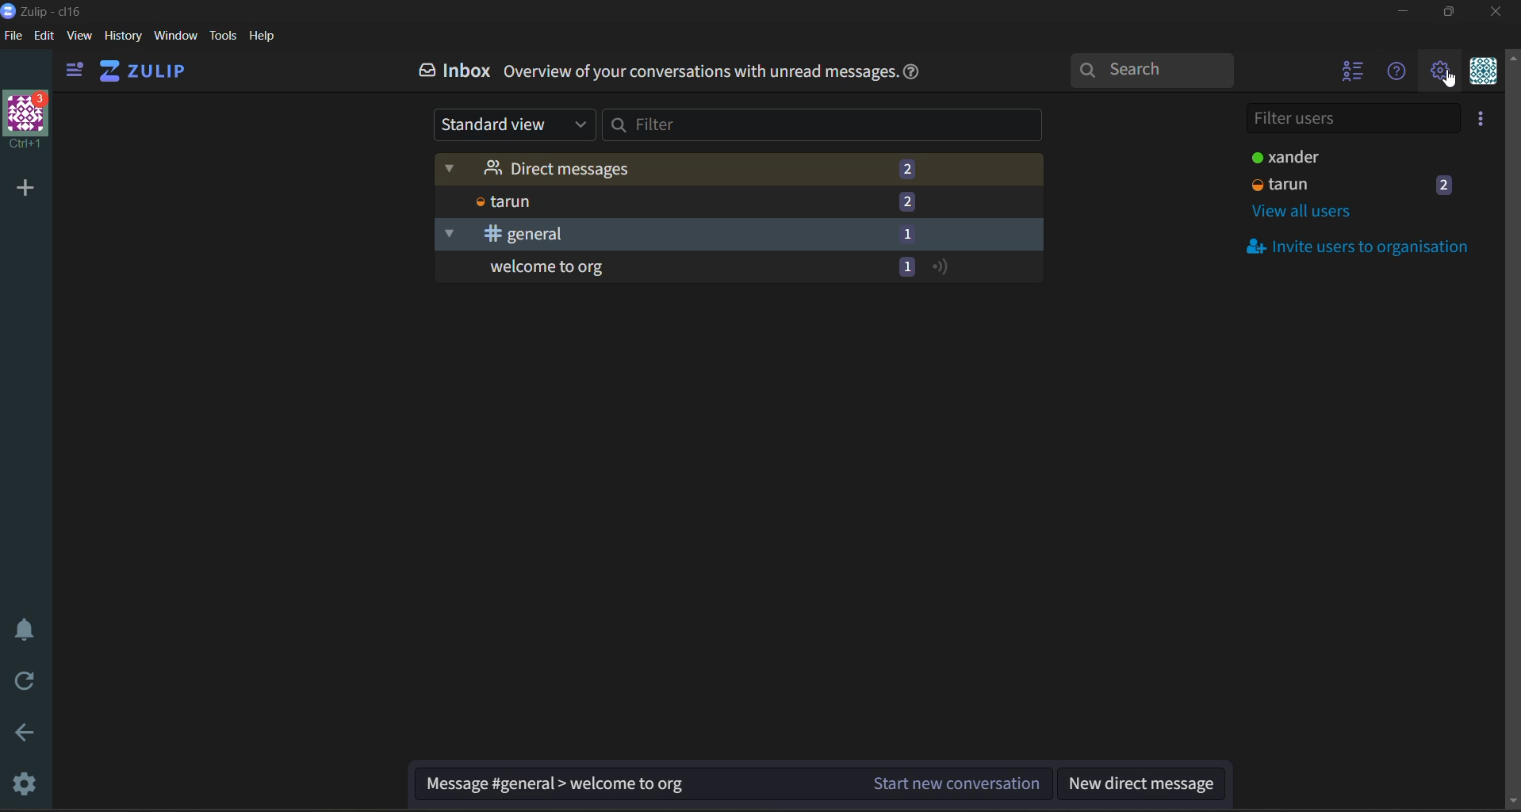  I want to click on help menu, so click(1394, 72).